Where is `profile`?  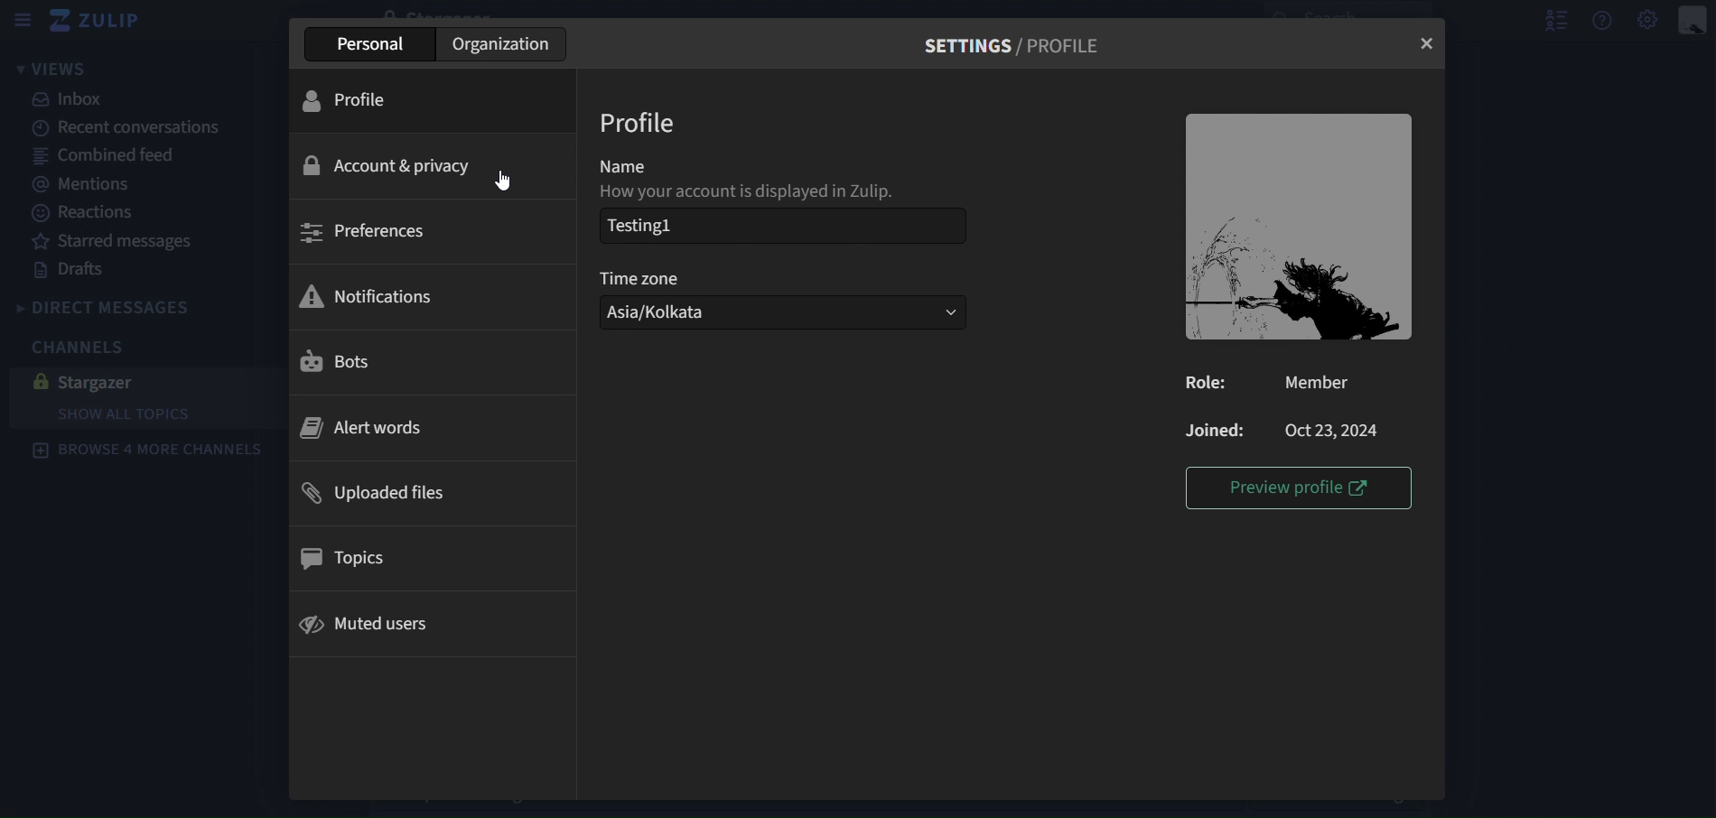 profile is located at coordinates (641, 123).